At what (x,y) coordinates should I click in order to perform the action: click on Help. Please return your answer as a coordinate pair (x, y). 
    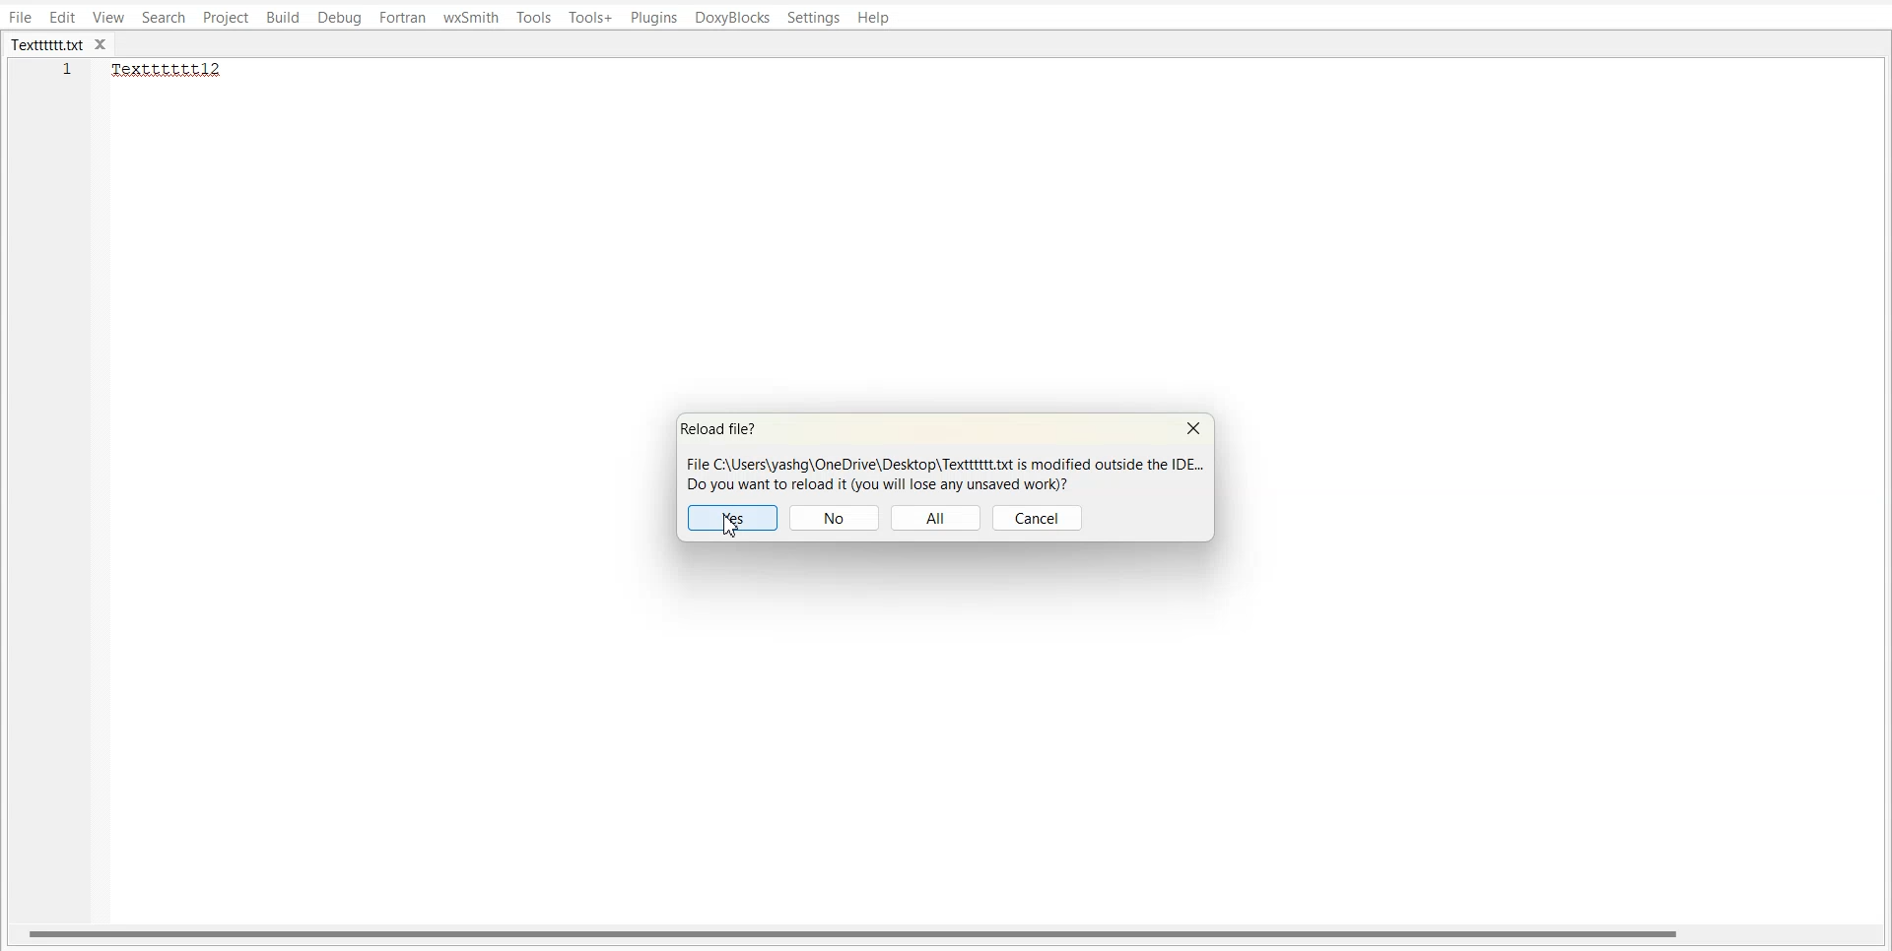
    Looking at the image, I should click on (873, 19).